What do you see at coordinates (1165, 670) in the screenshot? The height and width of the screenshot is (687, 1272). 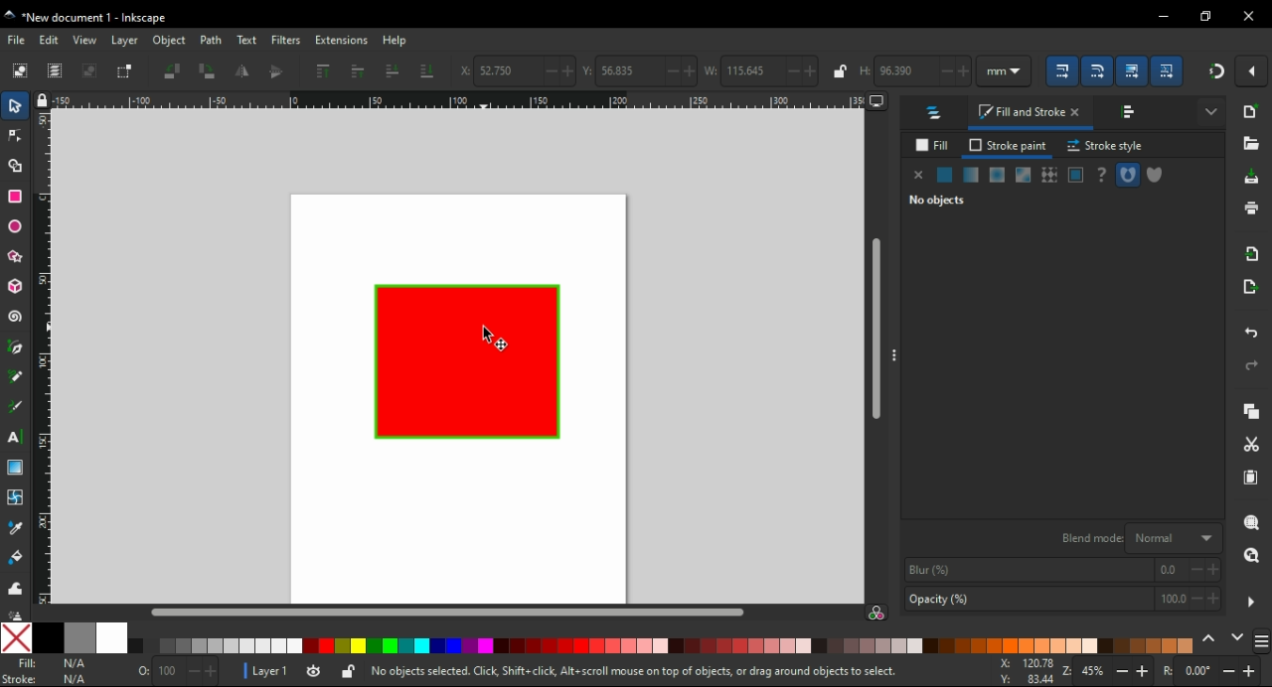 I see `rotation` at bounding box center [1165, 670].